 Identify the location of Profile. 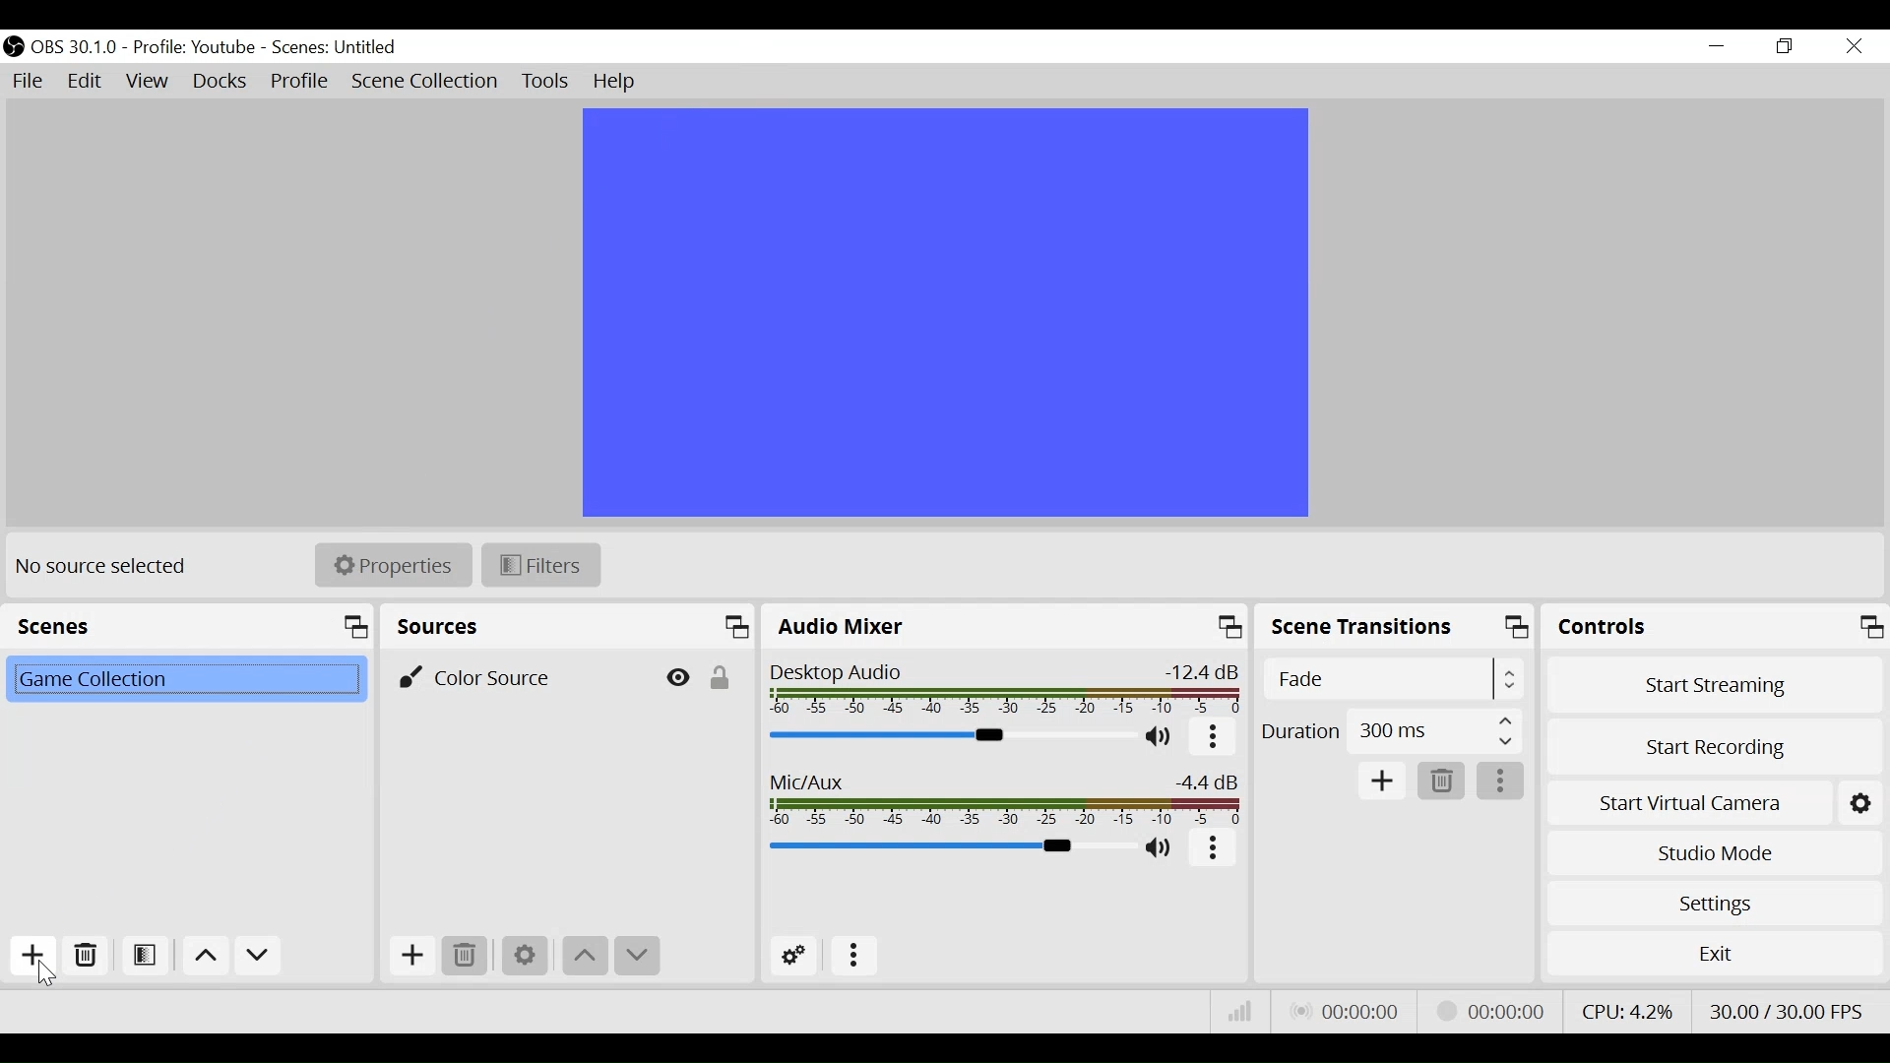
(300, 83).